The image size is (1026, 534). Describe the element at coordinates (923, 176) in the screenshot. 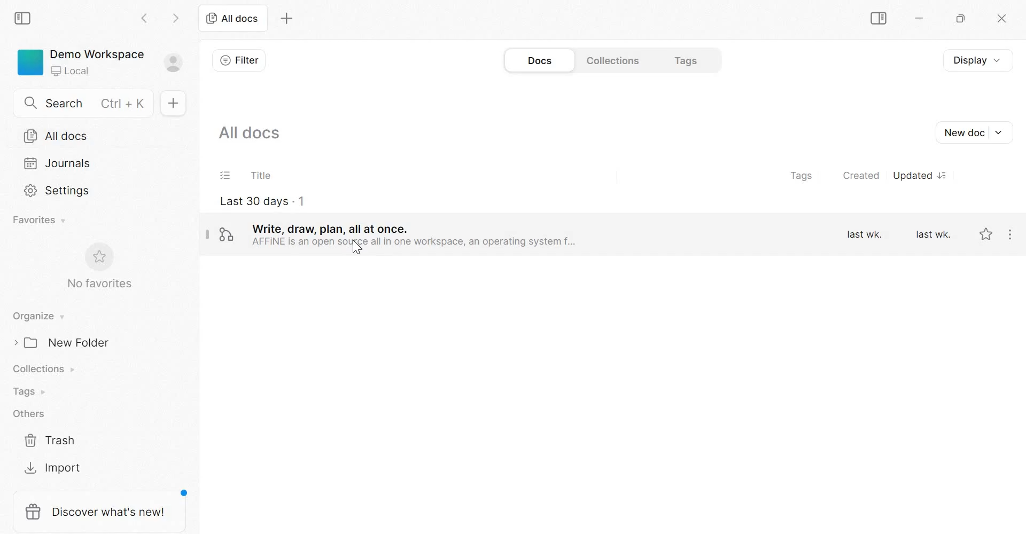

I see `Updated` at that location.